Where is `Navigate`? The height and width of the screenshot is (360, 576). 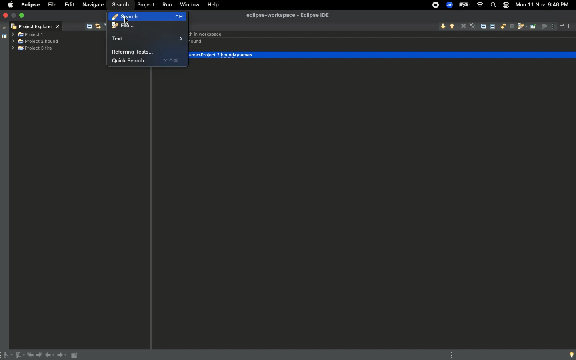
Navigate is located at coordinates (93, 4).